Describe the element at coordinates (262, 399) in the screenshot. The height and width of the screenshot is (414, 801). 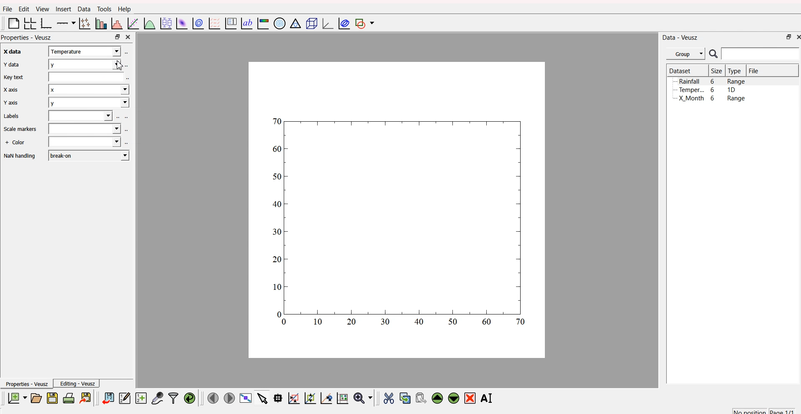
I see `select items from graph` at that location.